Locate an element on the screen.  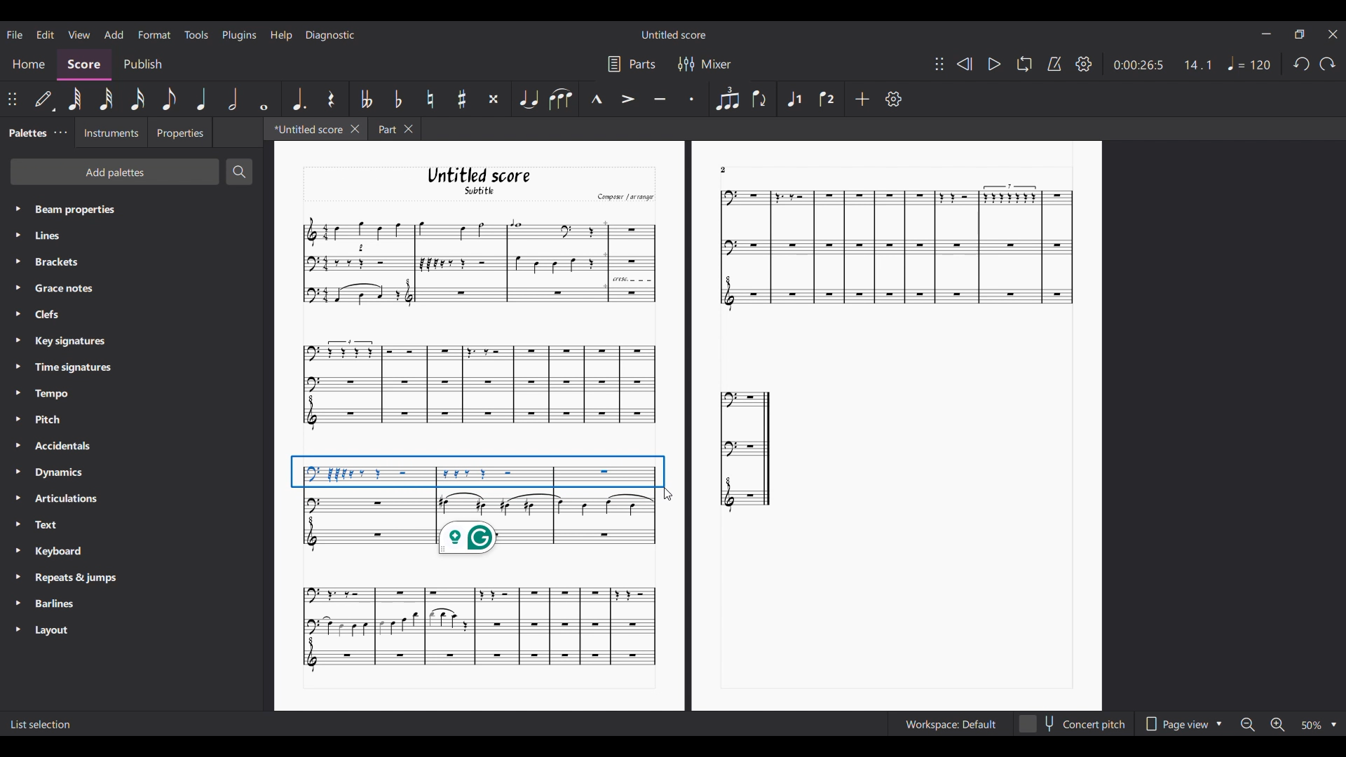
Tenuto is located at coordinates (659, 100).